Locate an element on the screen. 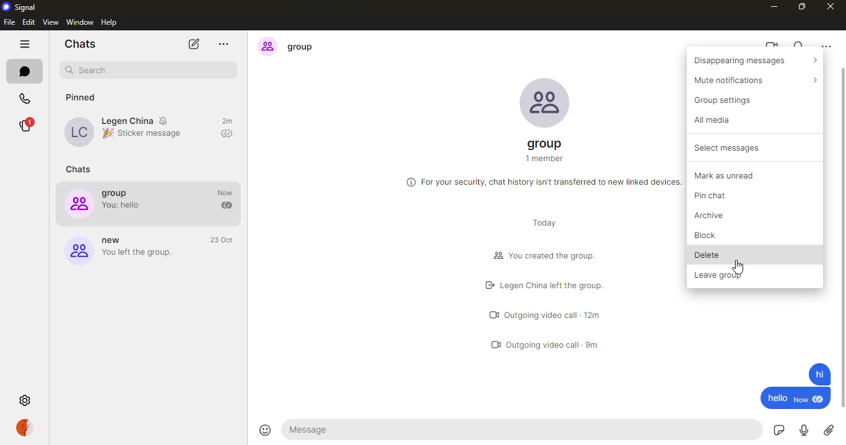  file is located at coordinates (9, 22).